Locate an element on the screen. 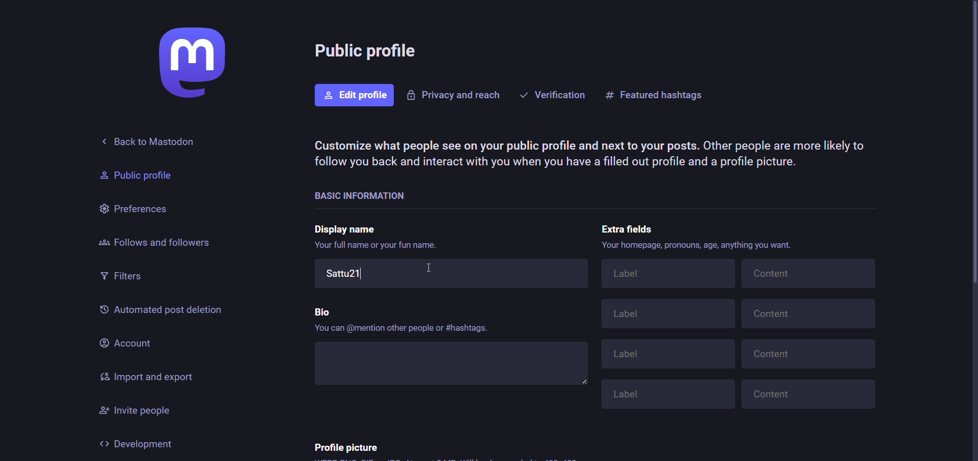 This screenshot has height=461, width=978. cursor is located at coordinates (430, 270).